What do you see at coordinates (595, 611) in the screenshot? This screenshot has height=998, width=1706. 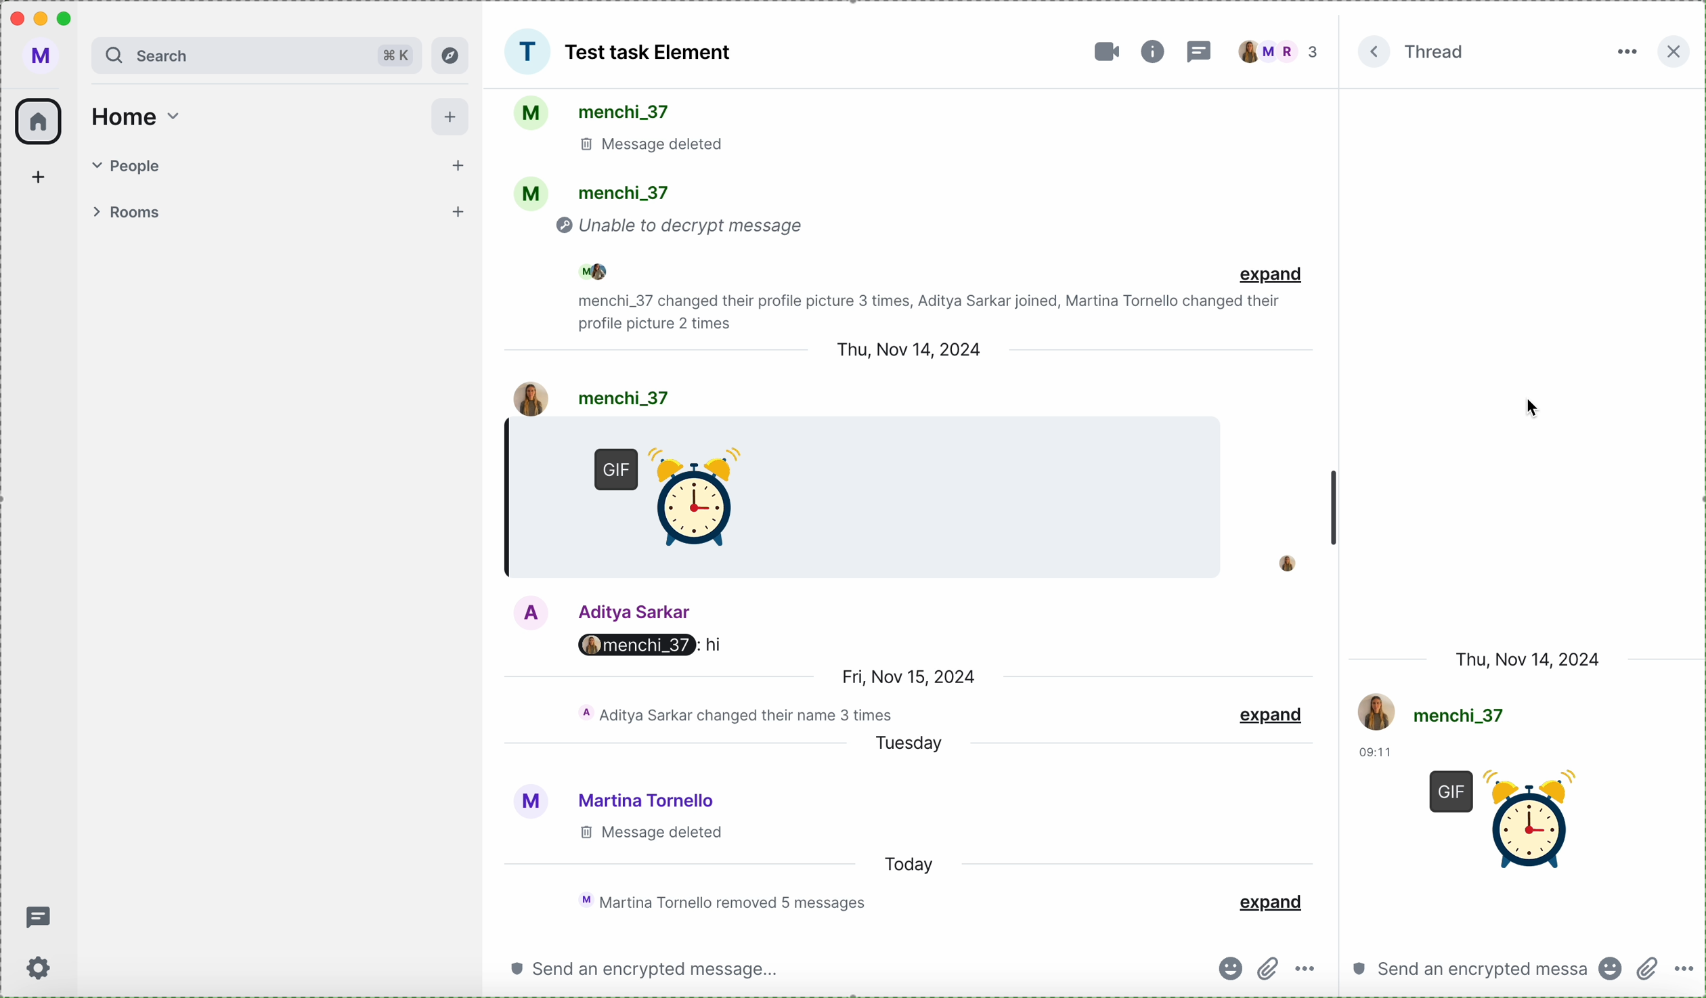 I see `user` at bounding box center [595, 611].